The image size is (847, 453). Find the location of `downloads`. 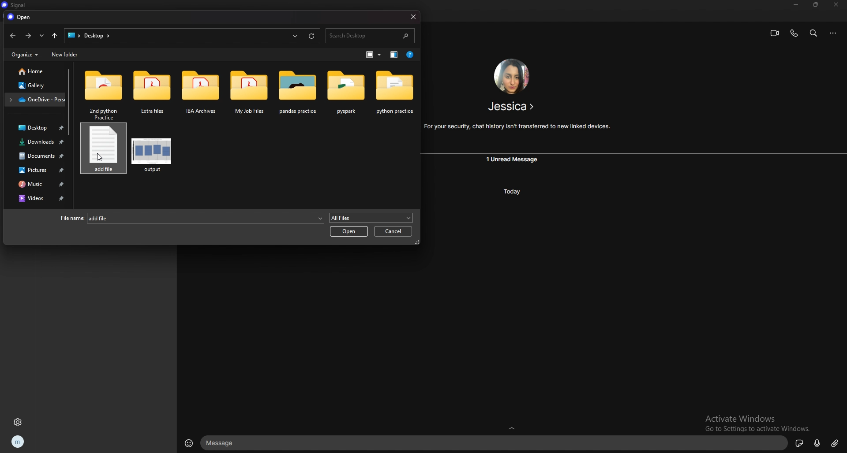

downloads is located at coordinates (38, 143).